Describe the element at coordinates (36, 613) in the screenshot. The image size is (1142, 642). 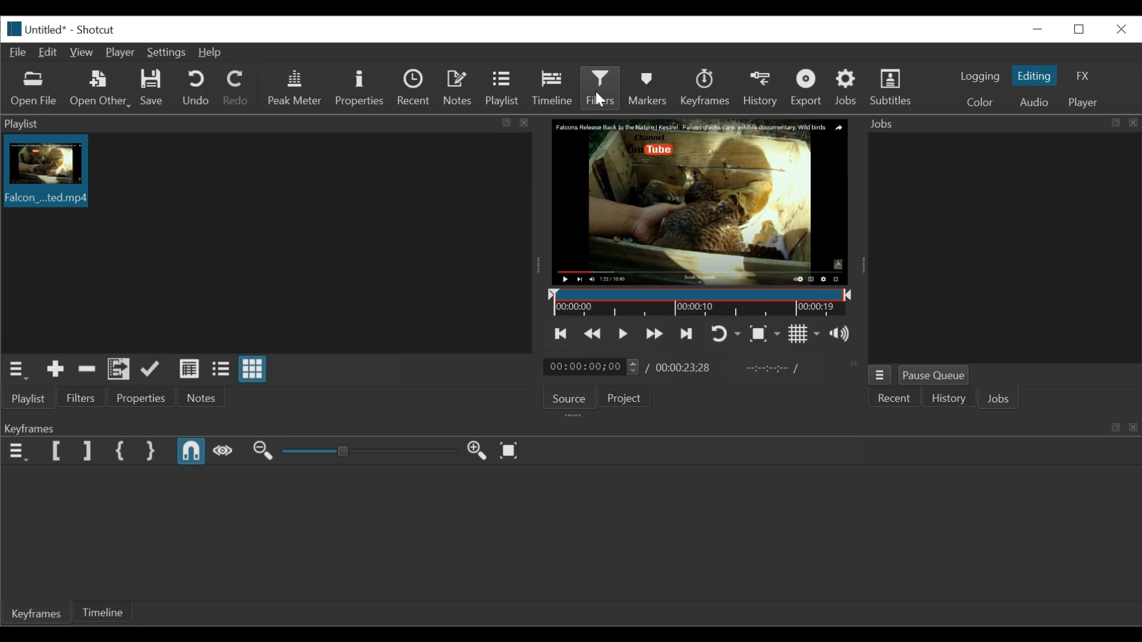
I see `Keyframe` at that location.